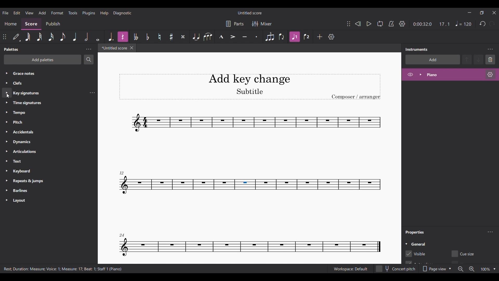 The width and height of the screenshot is (499, 281). Describe the element at coordinates (88, 13) in the screenshot. I see `Plugins menu` at that location.